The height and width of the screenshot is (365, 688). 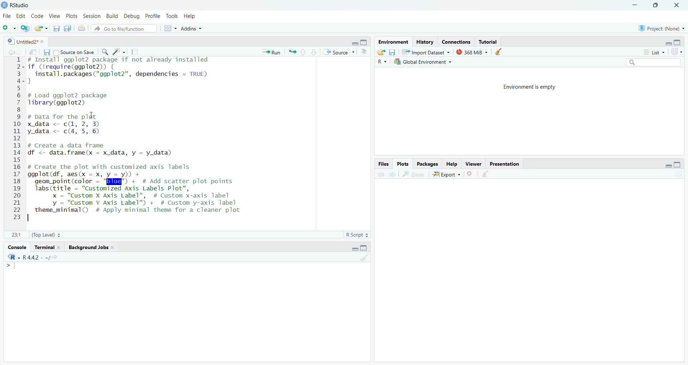 I want to click on refresh, so click(x=677, y=52).